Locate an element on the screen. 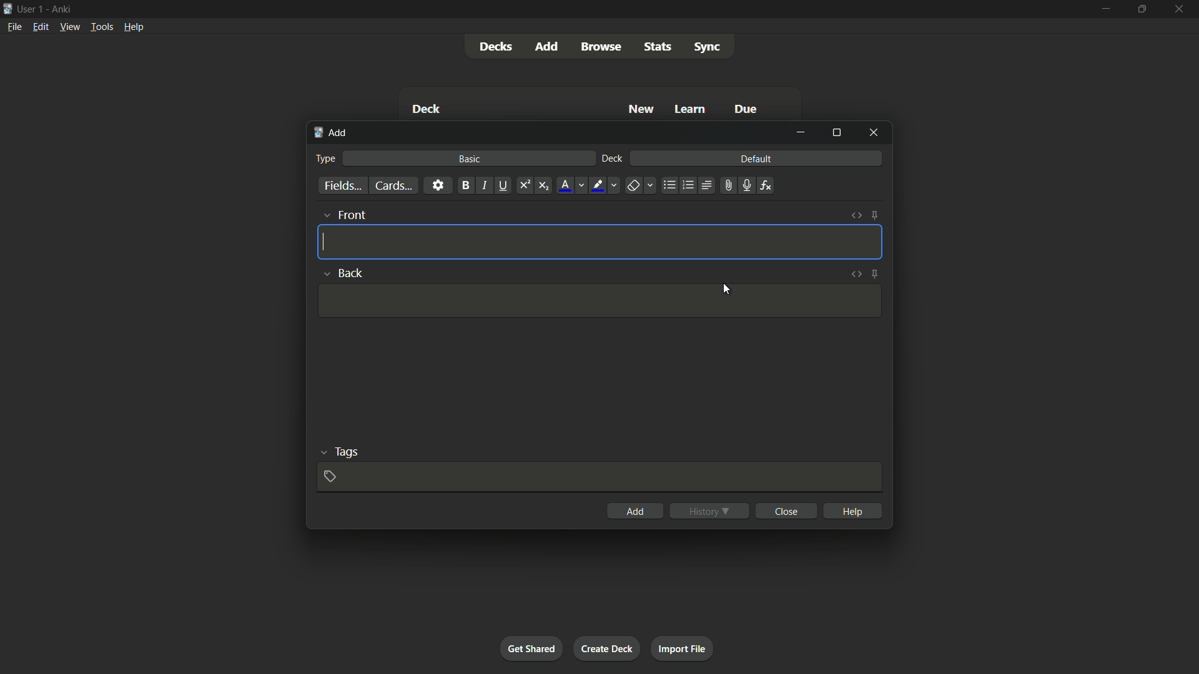 Image resolution: width=1199 pixels, height=674 pixels. maximize is located at coordinates (1143, 9).